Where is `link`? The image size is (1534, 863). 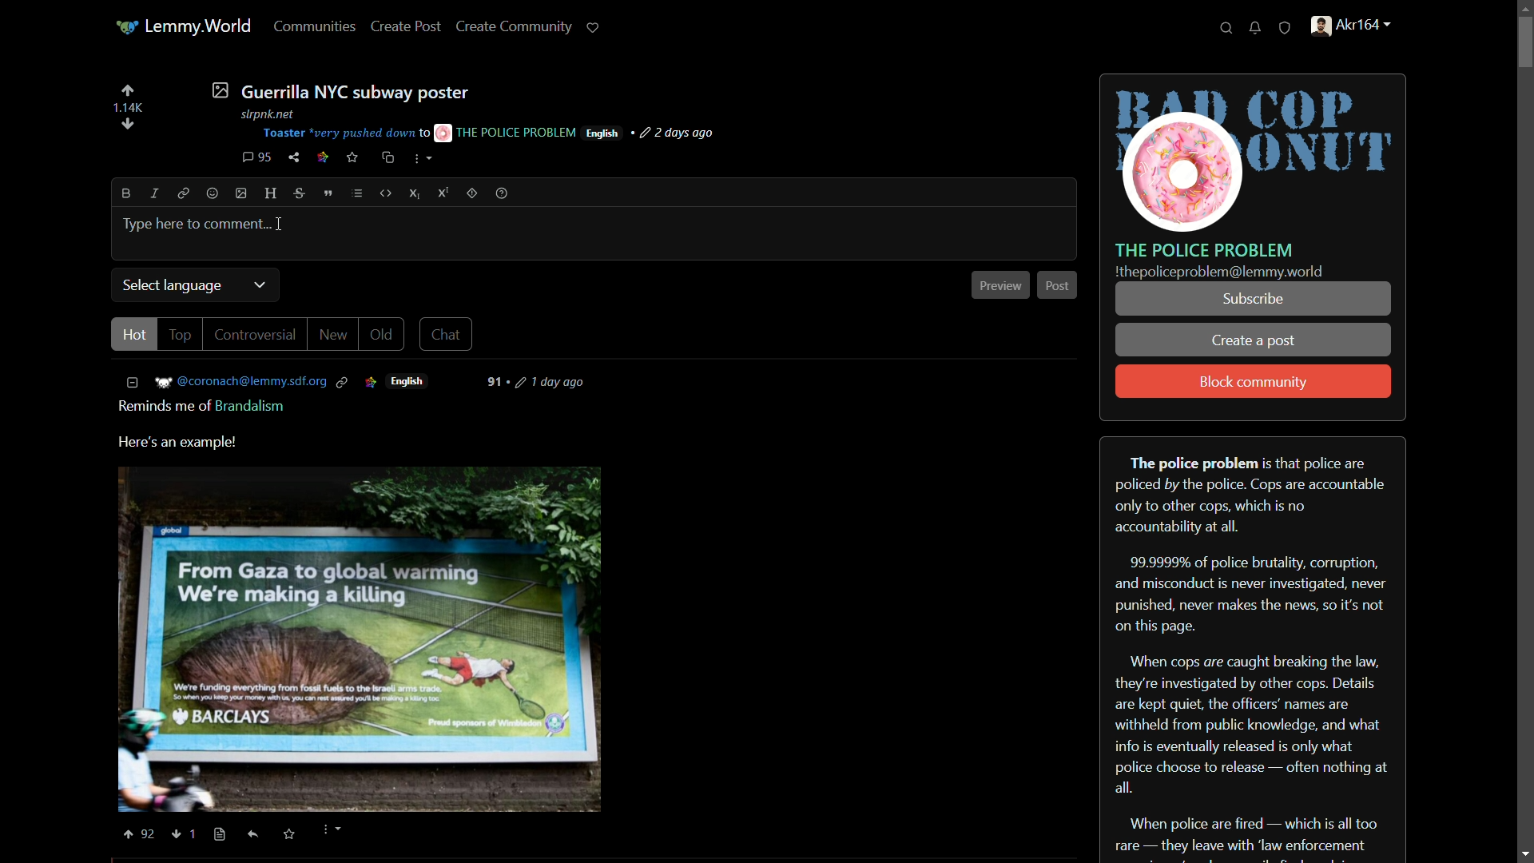
link is located at coordinates (181, 193).